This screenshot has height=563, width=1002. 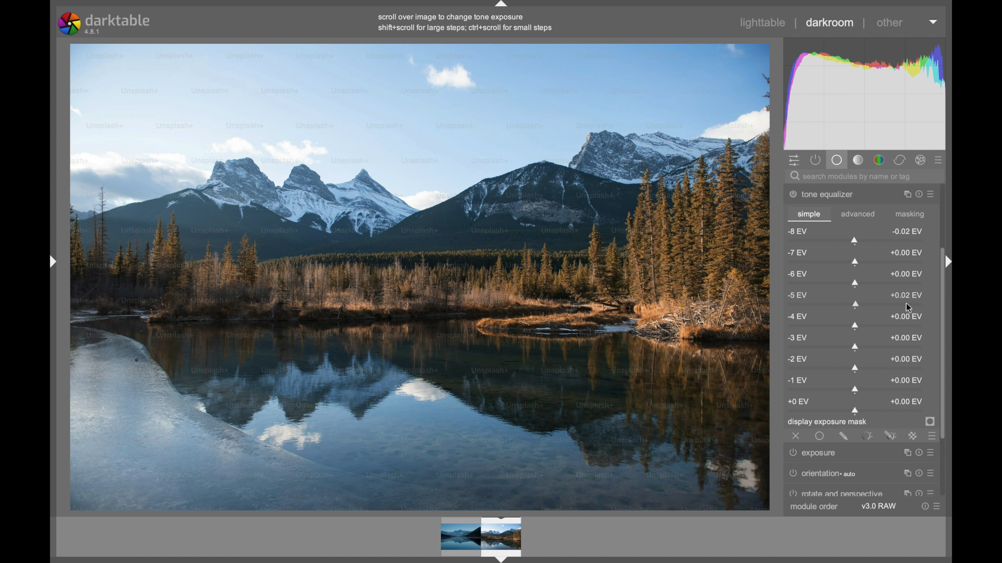 I want to click on slider, so click(x=854, y=325).